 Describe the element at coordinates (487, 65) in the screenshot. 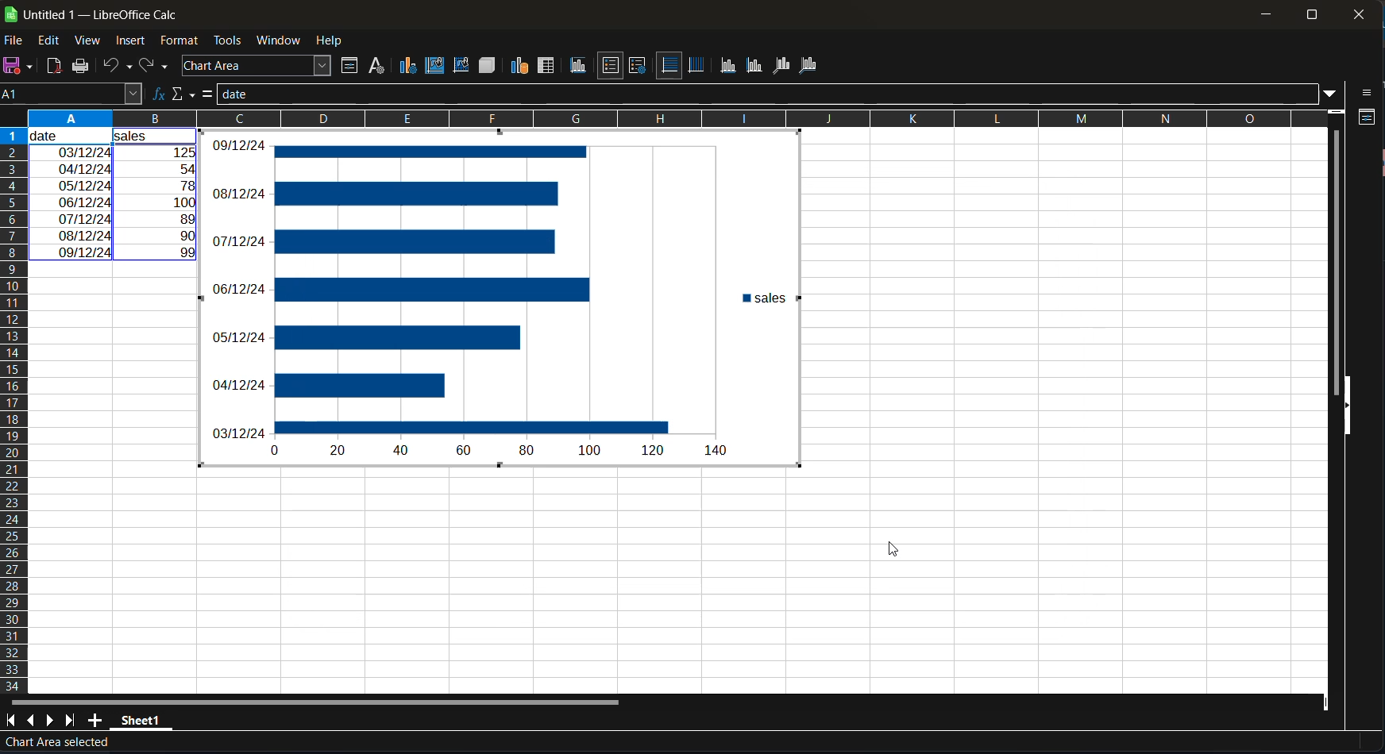

I see `3d view` at that location.